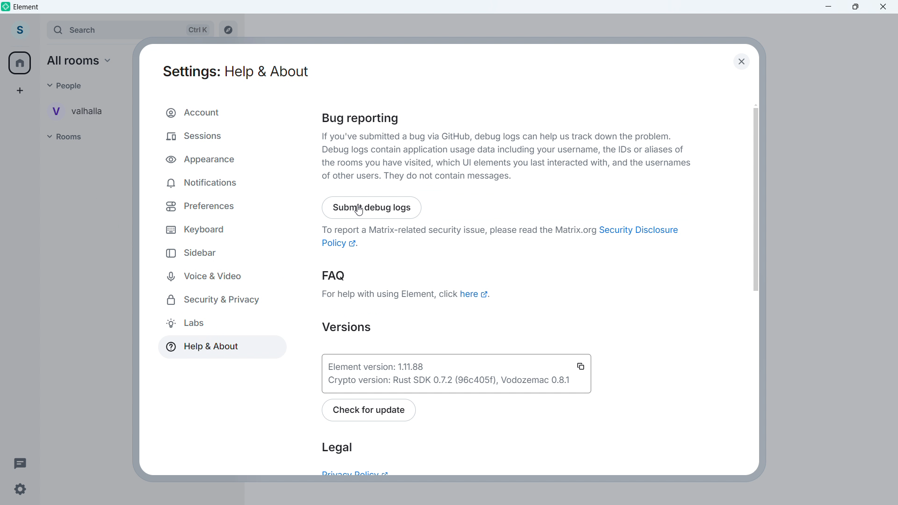  What do you see at coordinates (203, 276) in the screenshot?
I see `Voice & video` at bounding box center [203, 276].